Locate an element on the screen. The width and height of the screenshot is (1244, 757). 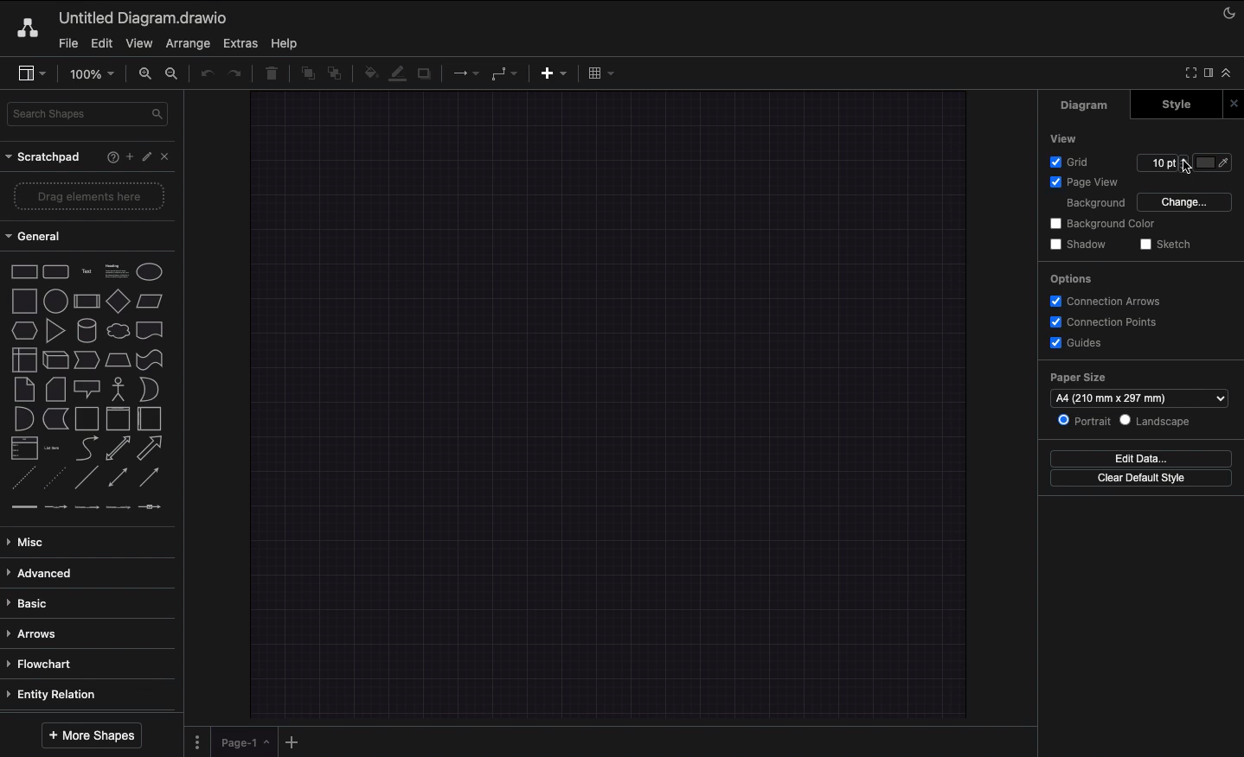
Format is located at coordinates (1208, 73).